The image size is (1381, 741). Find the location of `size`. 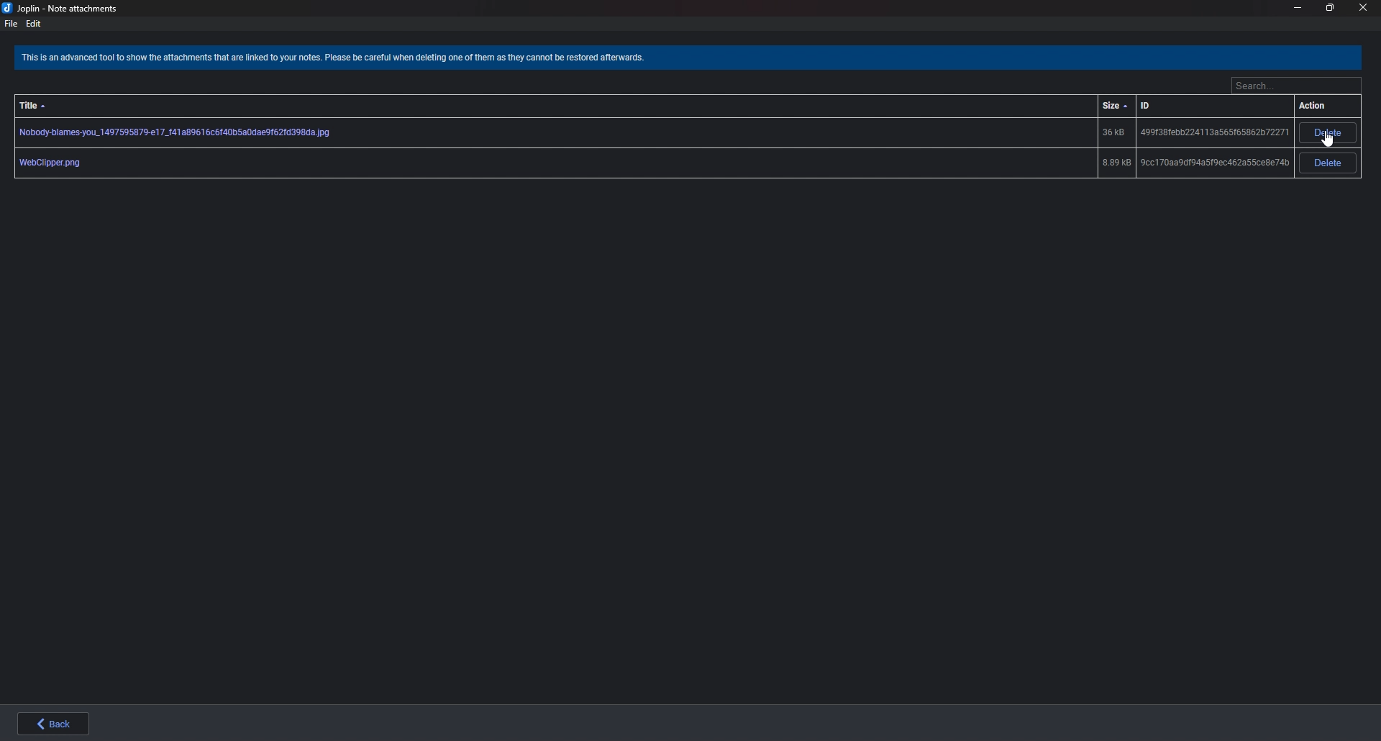

size is located at coordinates (1115, 106).